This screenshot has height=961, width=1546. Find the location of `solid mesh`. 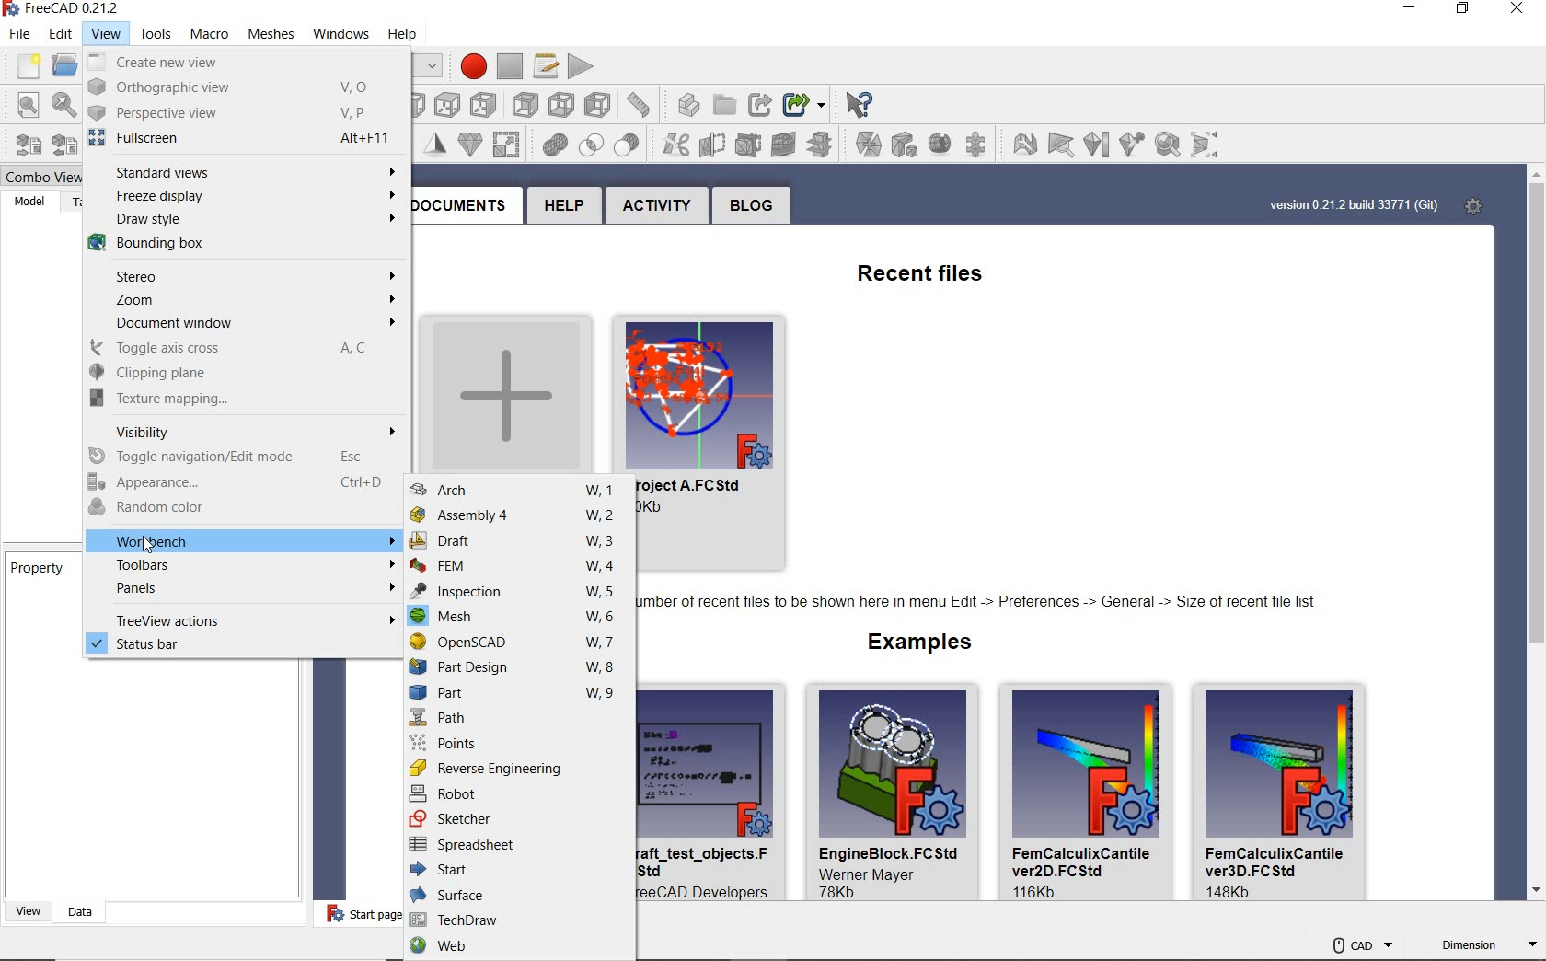

solid mesh is located at coordinates (1168, 143).